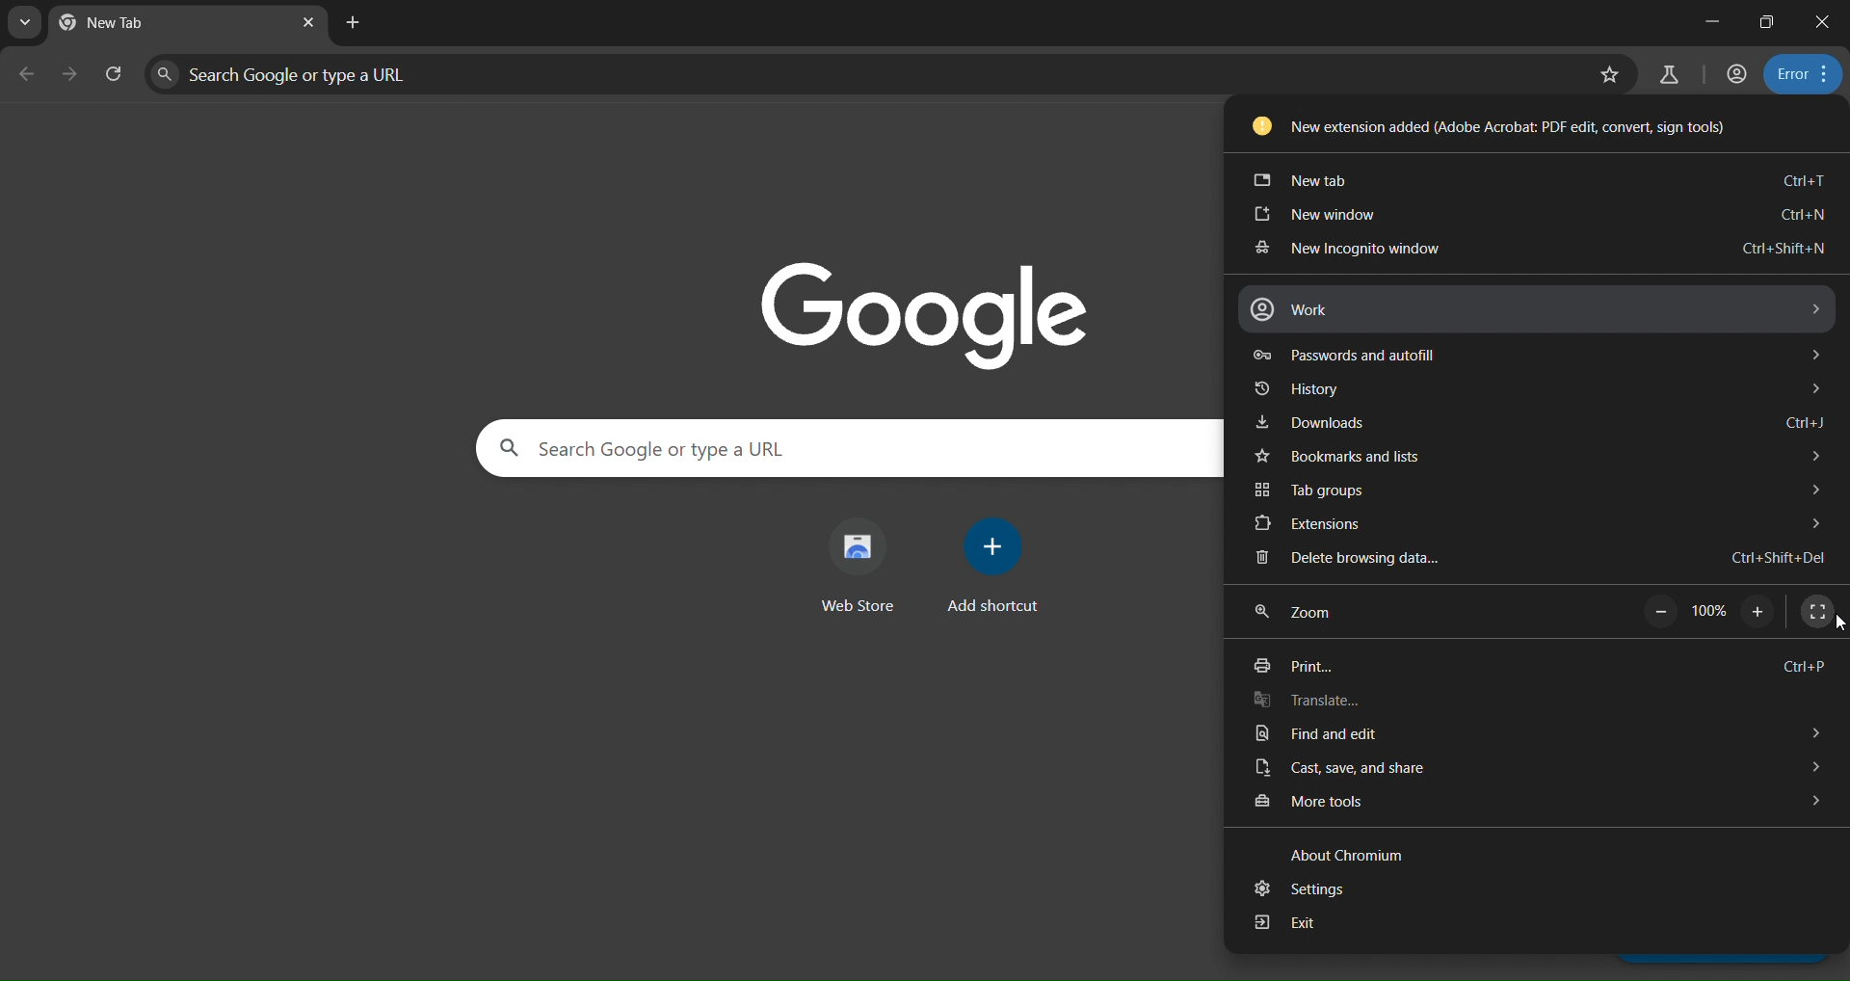  Describe the element at coordinates (929, 308) in the screenshot. I see `image` at that location.